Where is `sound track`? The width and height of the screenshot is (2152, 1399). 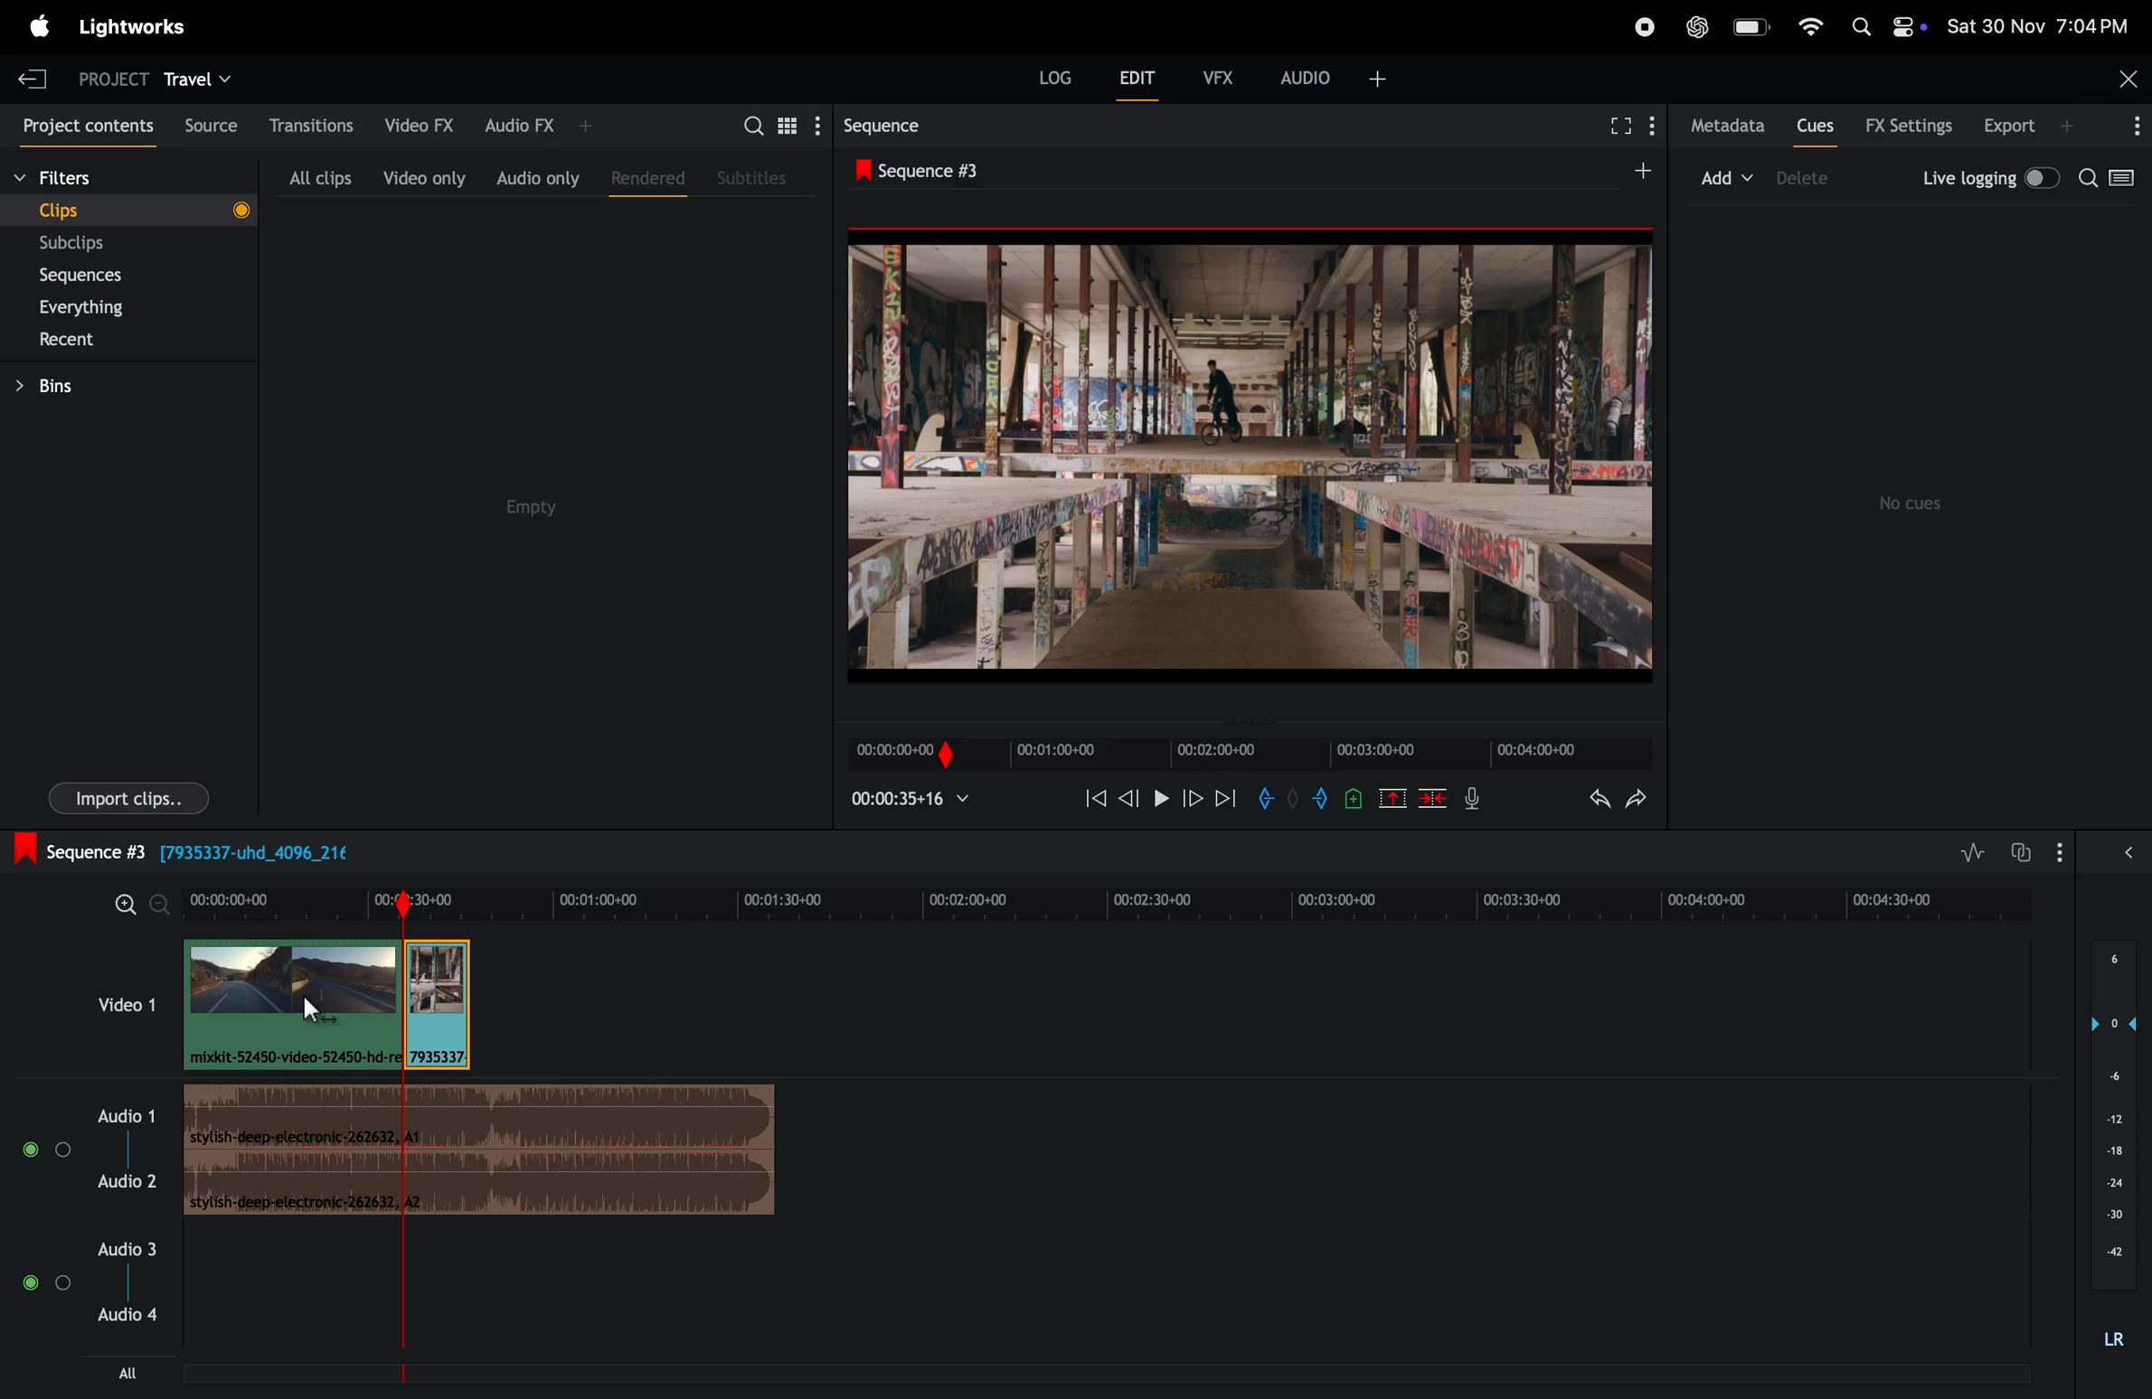 sound track is located at coordinates (481, 1154).